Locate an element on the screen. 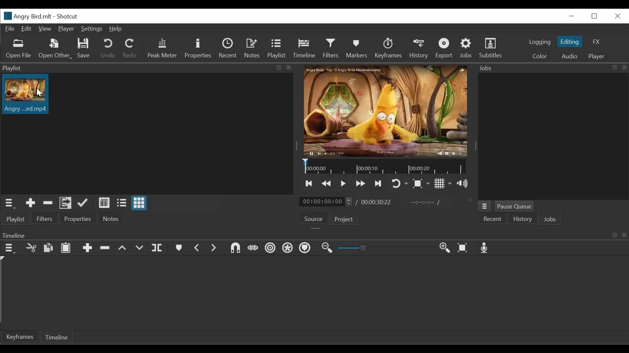  Export is located at coordinates (445, 48).